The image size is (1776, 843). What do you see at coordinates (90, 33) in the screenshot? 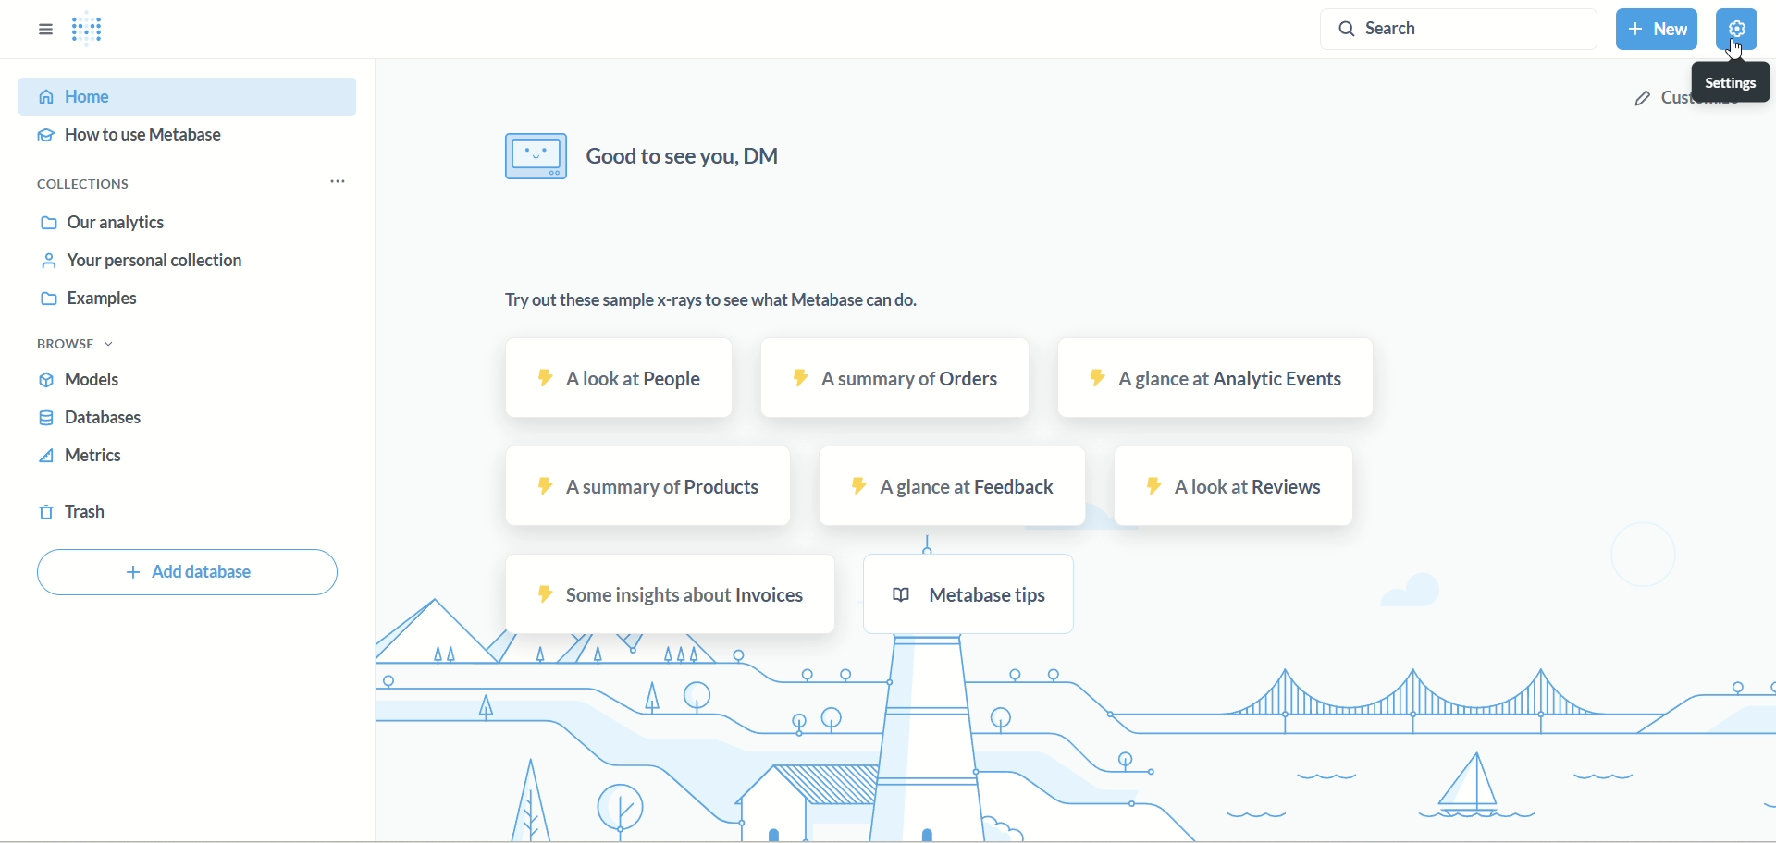
I see `logo` at bounding box center [90, 33].